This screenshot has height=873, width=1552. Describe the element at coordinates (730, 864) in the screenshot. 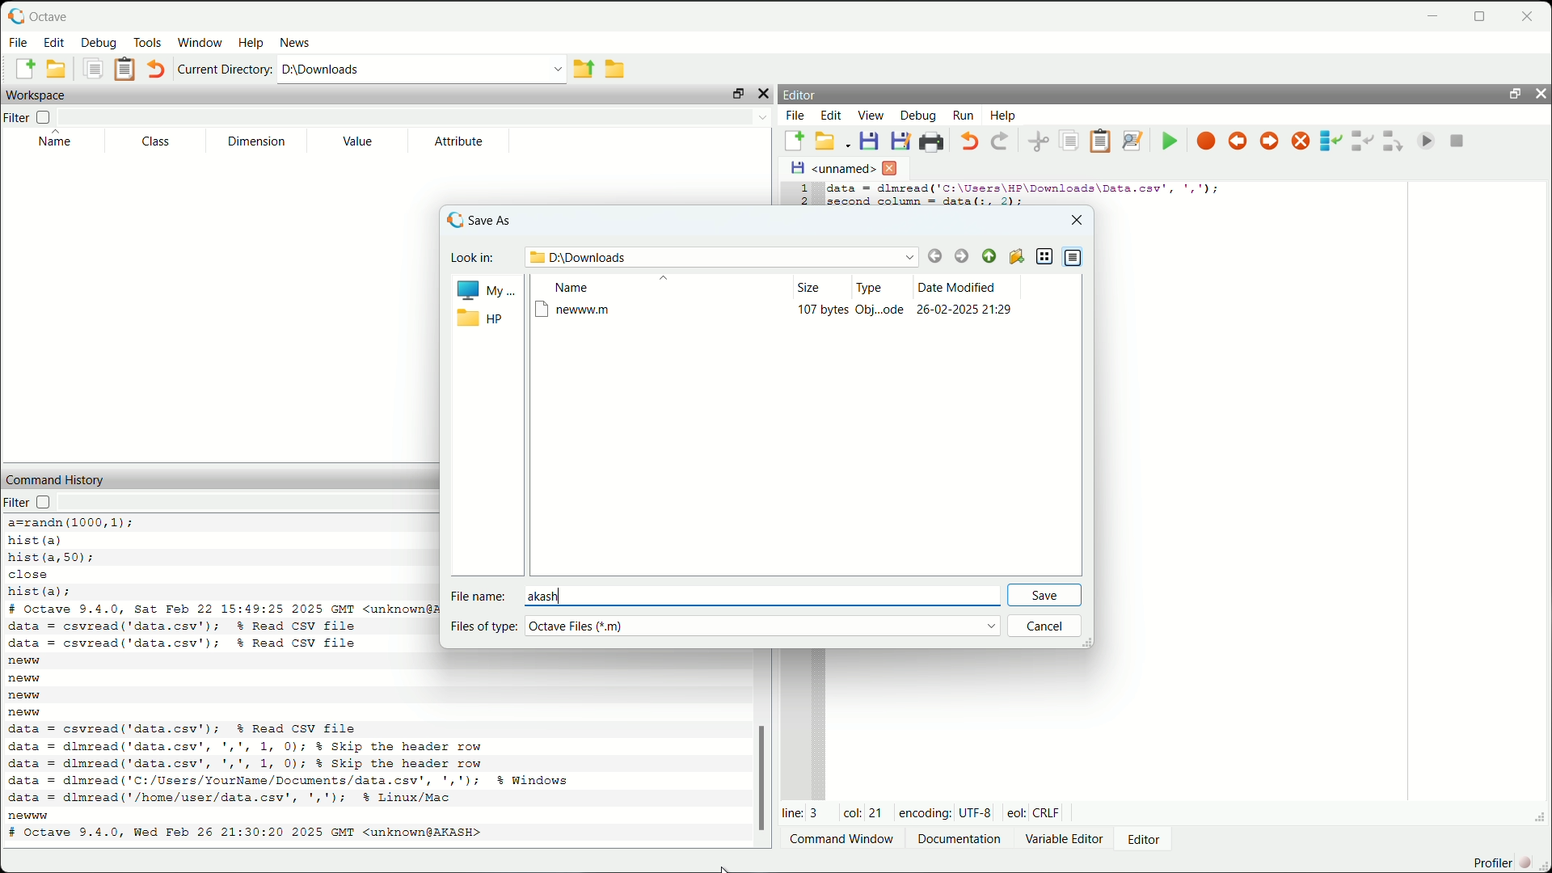

I see `cursor` at that location.